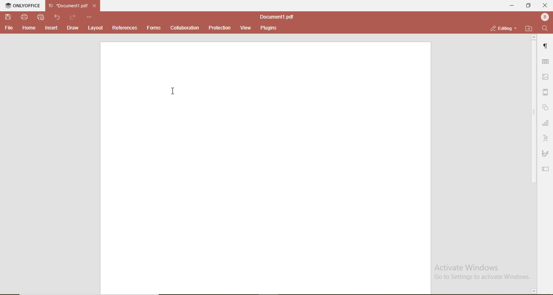 Image resolution: width=553 pixels, height=295 pixels. What do you see at coordinates (547, 109) in the screenshot?
I see `shape` at bounding box center [547, 109].